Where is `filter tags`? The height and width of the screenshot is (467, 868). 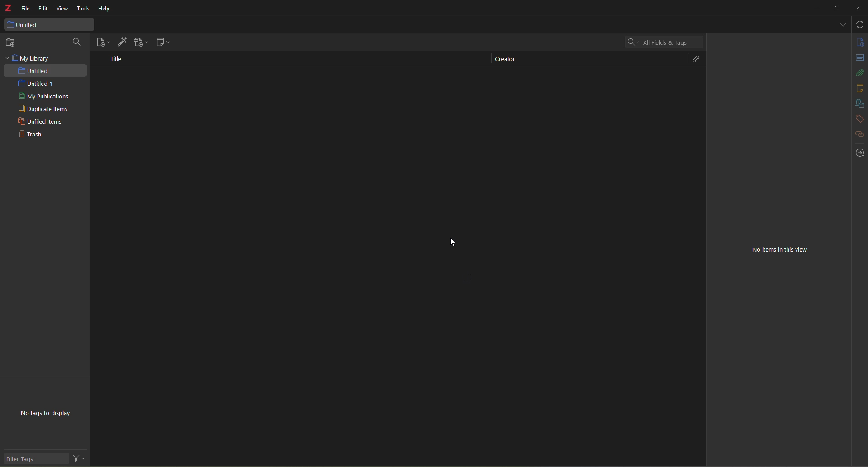
filter tags is located at coordinates (28, 459).